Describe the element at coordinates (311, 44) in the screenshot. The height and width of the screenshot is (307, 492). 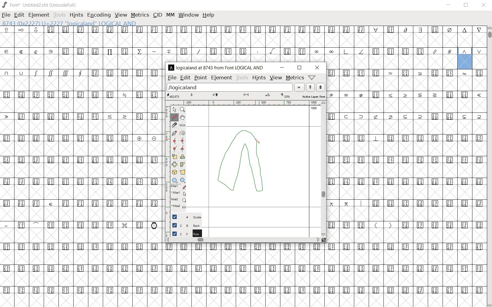
I see `glyph characters` at that location.